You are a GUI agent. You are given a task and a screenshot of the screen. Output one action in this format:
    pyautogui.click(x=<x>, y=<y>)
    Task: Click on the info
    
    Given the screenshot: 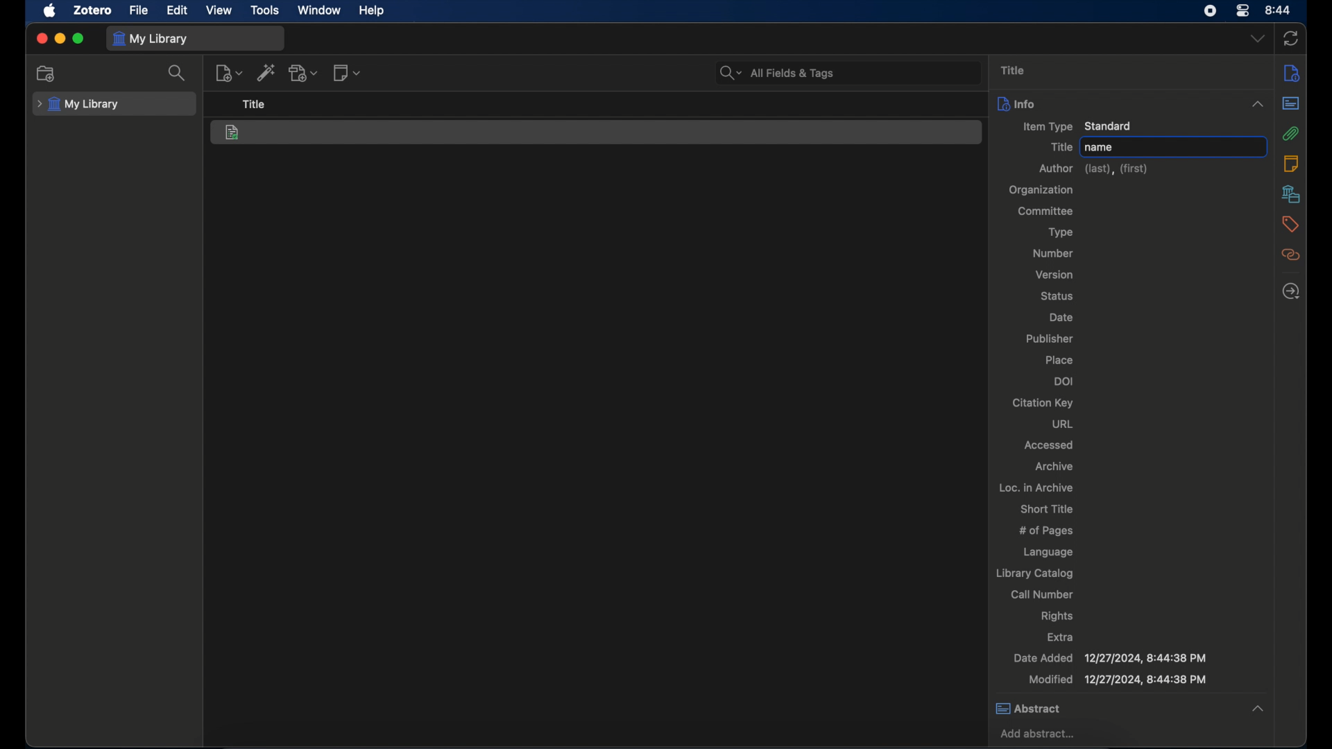 What is the action you would take?
    pyautogui.click(x=1292, y=74)
    